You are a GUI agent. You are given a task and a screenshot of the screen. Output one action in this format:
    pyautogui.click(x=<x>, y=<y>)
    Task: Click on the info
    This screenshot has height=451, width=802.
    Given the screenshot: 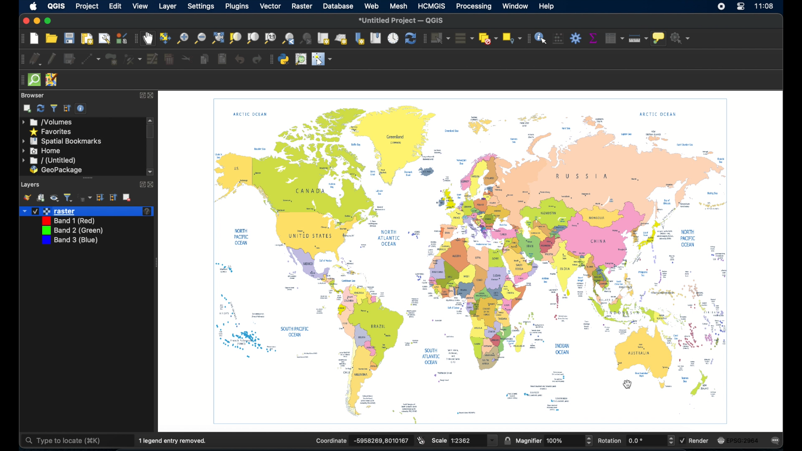 What is the action you would take?
    pyautogui.click(x=147, y=212)
    